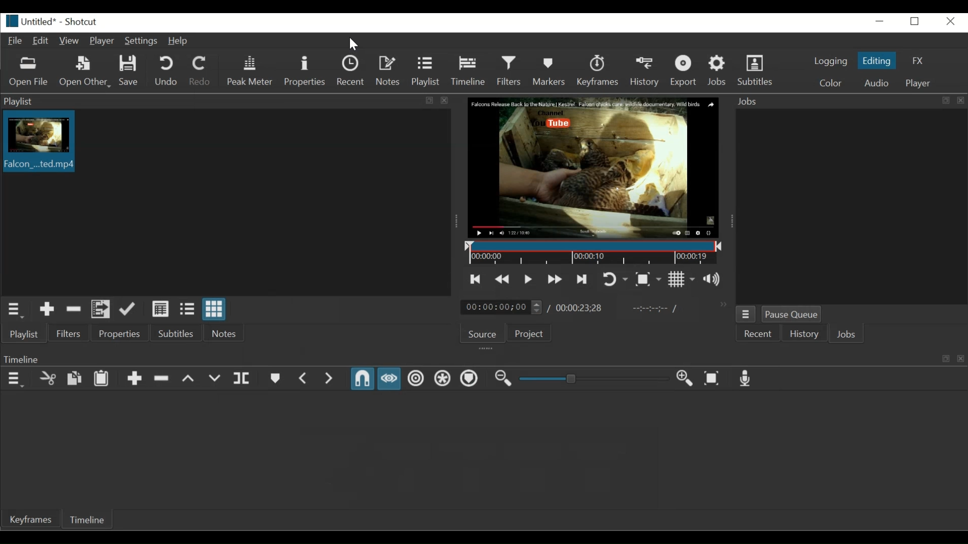  What do you see at coordinates (132, 377) in the screenshot?
I see `Append` at bounding box center [132, 377].